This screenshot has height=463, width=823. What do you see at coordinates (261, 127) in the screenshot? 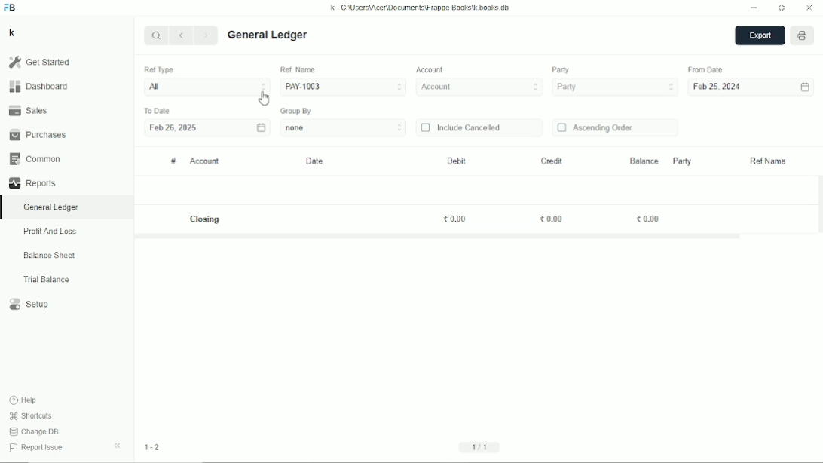
I see `Calendar` at bounding box center [261, 127].